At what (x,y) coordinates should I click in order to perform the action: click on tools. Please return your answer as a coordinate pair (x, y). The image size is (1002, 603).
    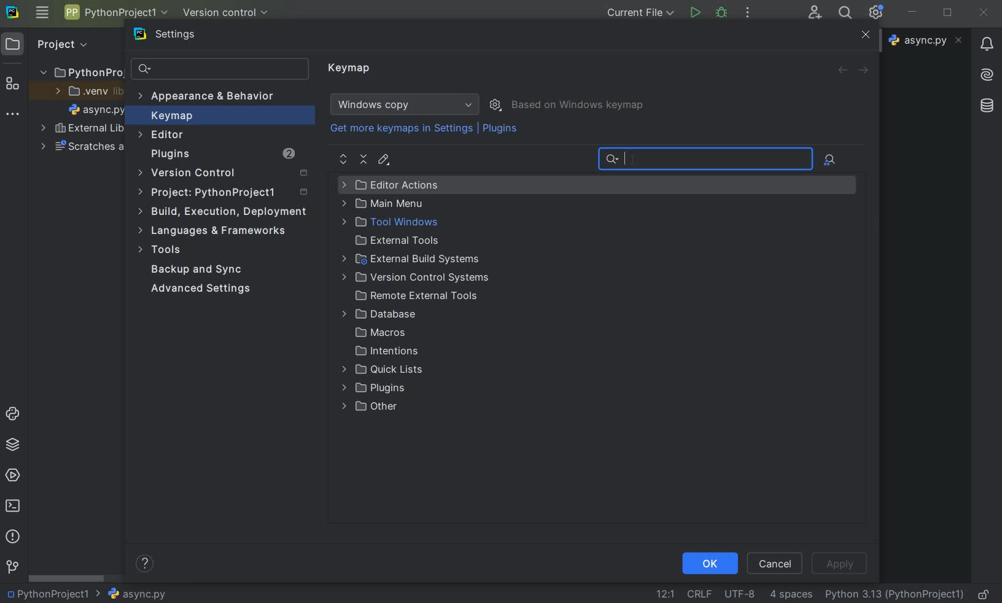
    Looking at the image, I should click on (161, 251).